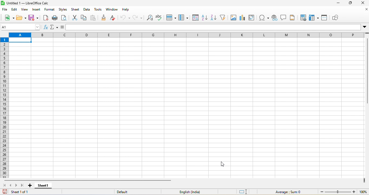 This screenshot has width=369, height=195. What do you see at coordinates (287, 191) in the screenshot?
I see `average: sum=0` at bounding box center [287, 191].